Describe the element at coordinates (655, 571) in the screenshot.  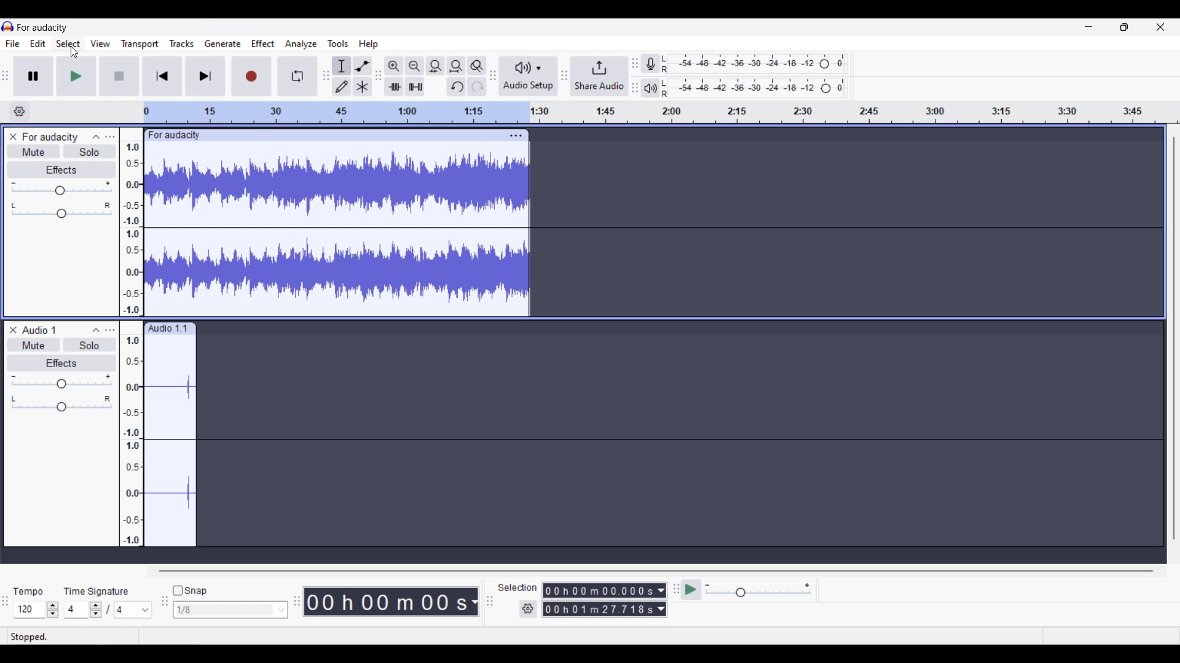
I see `Horizontal slide bar` at that location.